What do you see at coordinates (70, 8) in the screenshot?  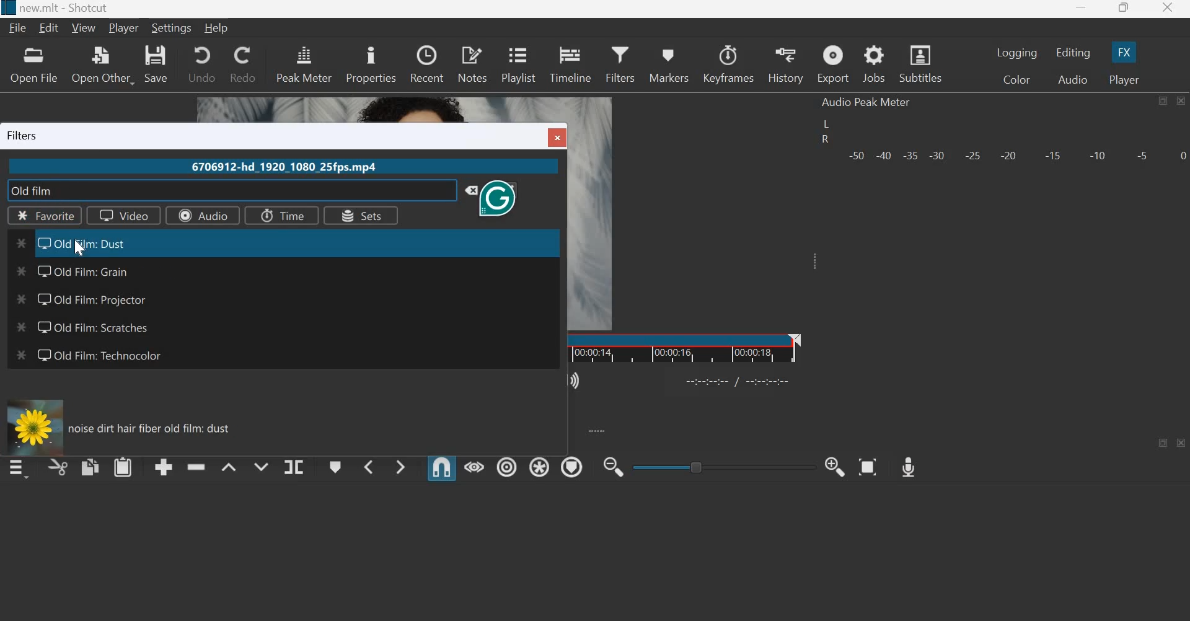 I see `new.mlt - Shotcut` at bounding box center [70, 8].